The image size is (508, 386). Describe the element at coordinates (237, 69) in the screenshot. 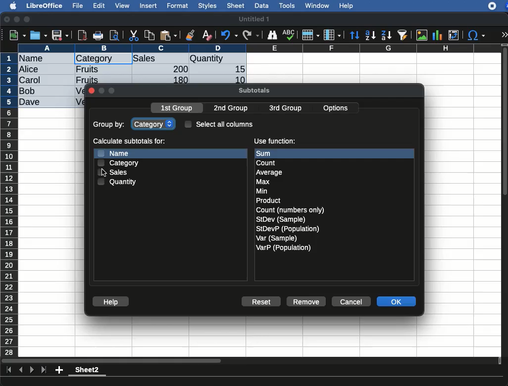

I see `15` at that location.